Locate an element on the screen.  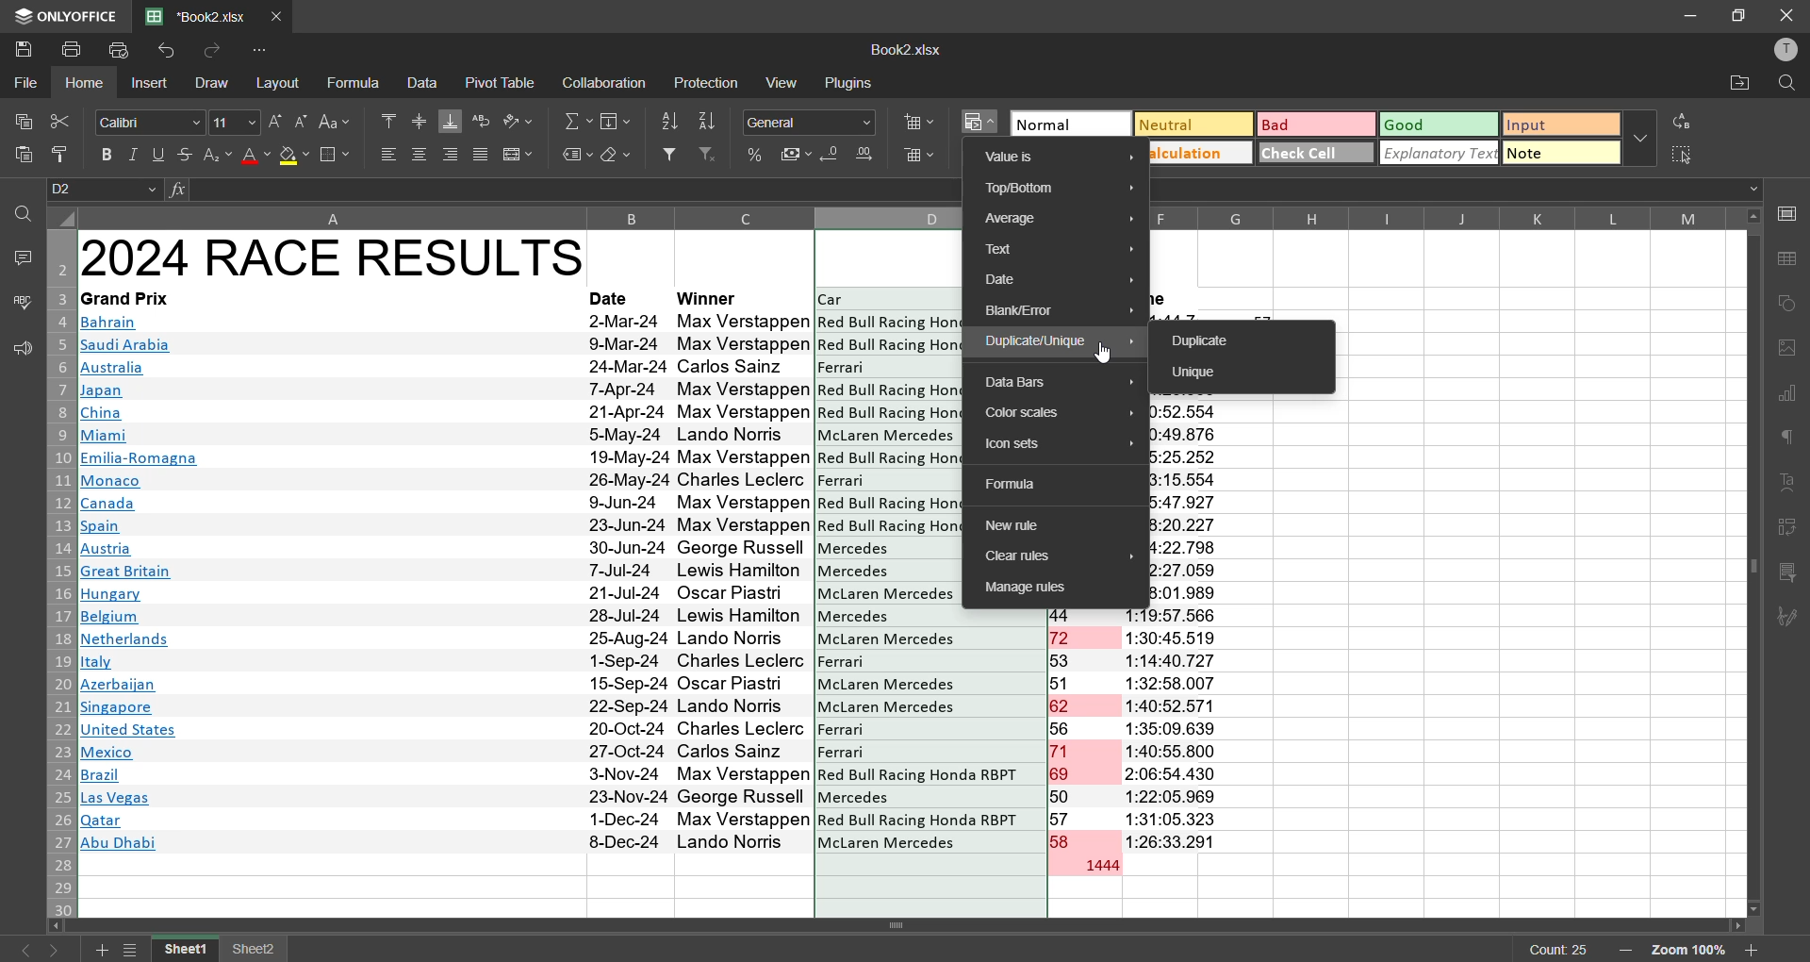
bold is located at coordinates (109, 155).